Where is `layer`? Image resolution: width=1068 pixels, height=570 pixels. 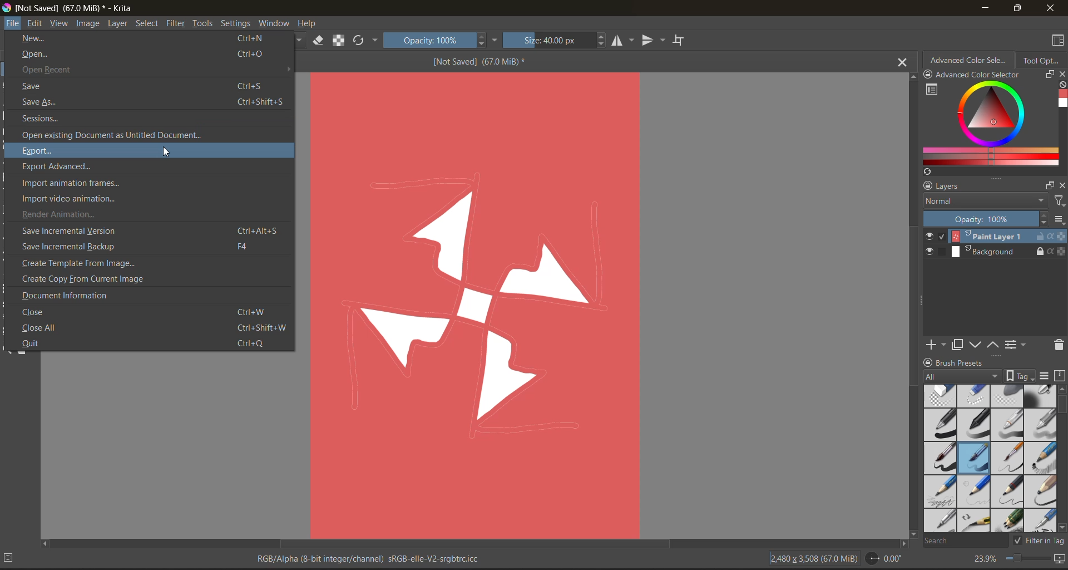 layer is located at coordinates (995, 237).